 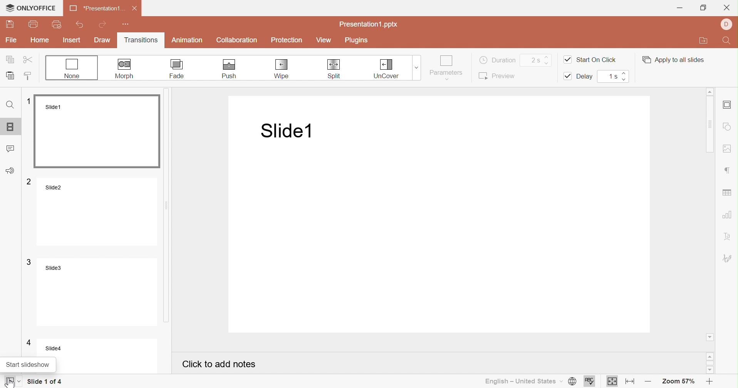 I want to click on File, so click(x=12, y=40).